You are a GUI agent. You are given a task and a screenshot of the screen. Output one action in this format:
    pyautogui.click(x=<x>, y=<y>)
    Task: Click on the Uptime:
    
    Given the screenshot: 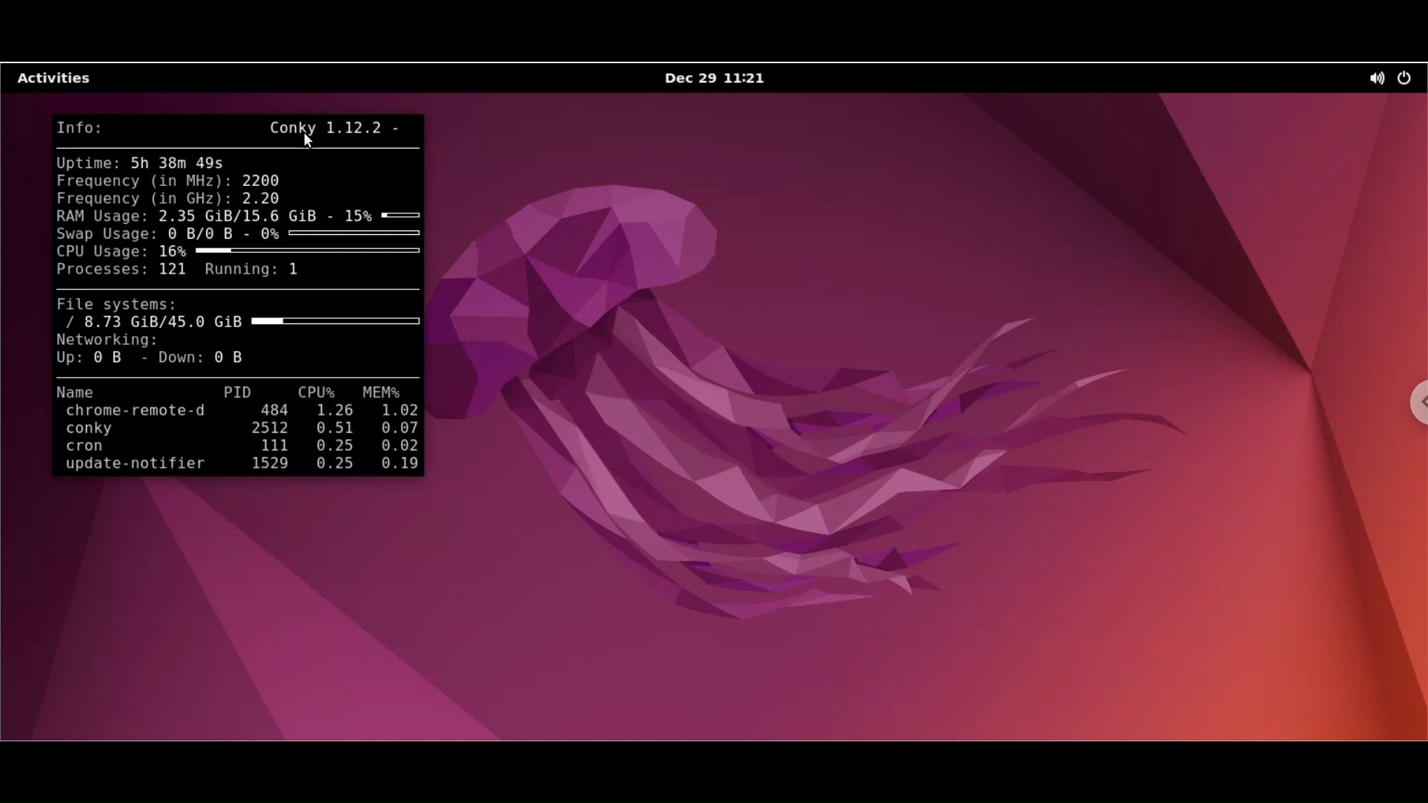 What is the action you would take?
    pyautogui.click(x=86, y=164)
    